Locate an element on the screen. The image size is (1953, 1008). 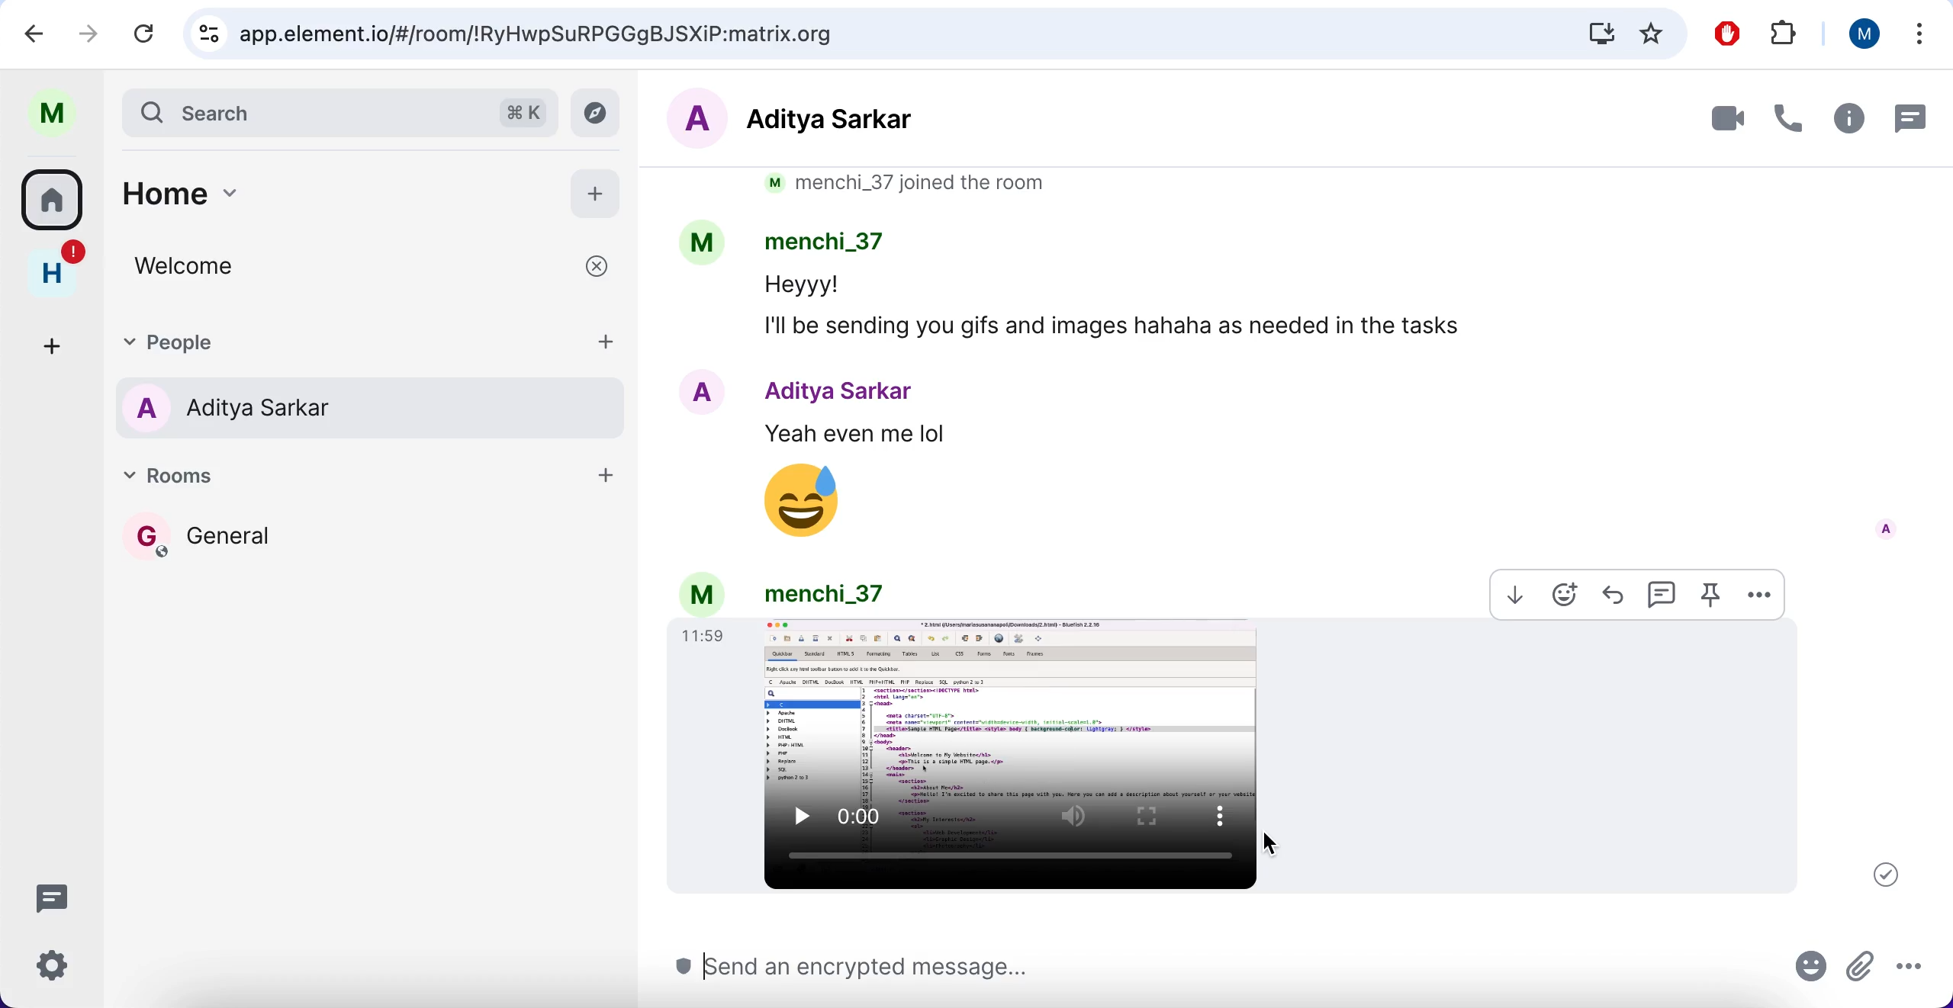
people is located at coordinates (375, 409).